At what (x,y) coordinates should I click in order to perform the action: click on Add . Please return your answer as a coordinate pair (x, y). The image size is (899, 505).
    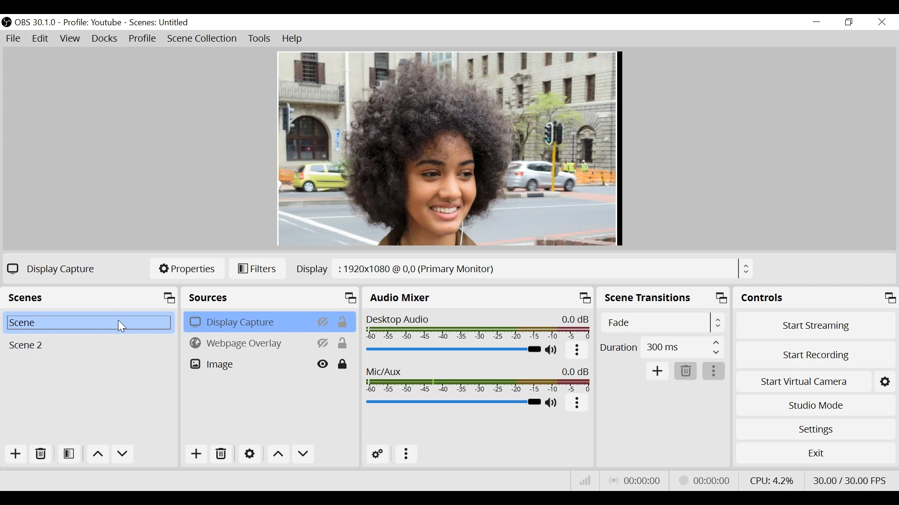
    Looking at the image, I should click on (657, 370).